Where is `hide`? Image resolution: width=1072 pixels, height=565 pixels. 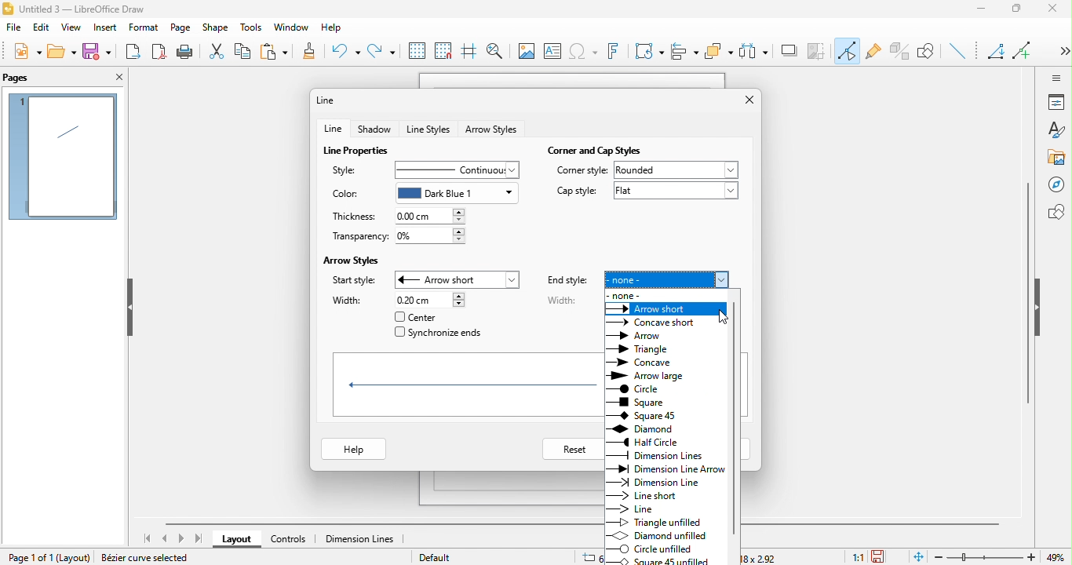
hide is located at coordinates (1040, 308).